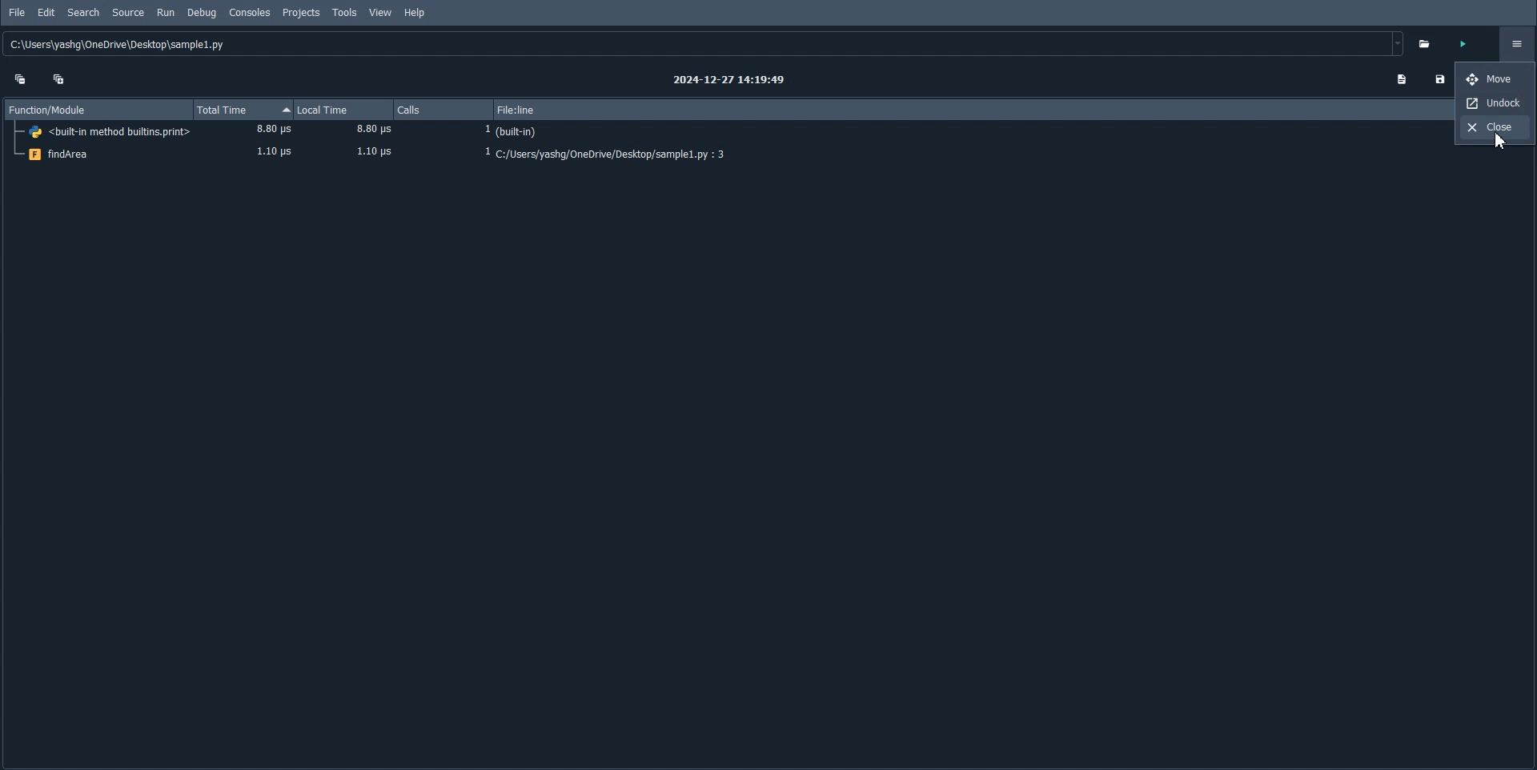  I want to click on Help, so click(415, 13).